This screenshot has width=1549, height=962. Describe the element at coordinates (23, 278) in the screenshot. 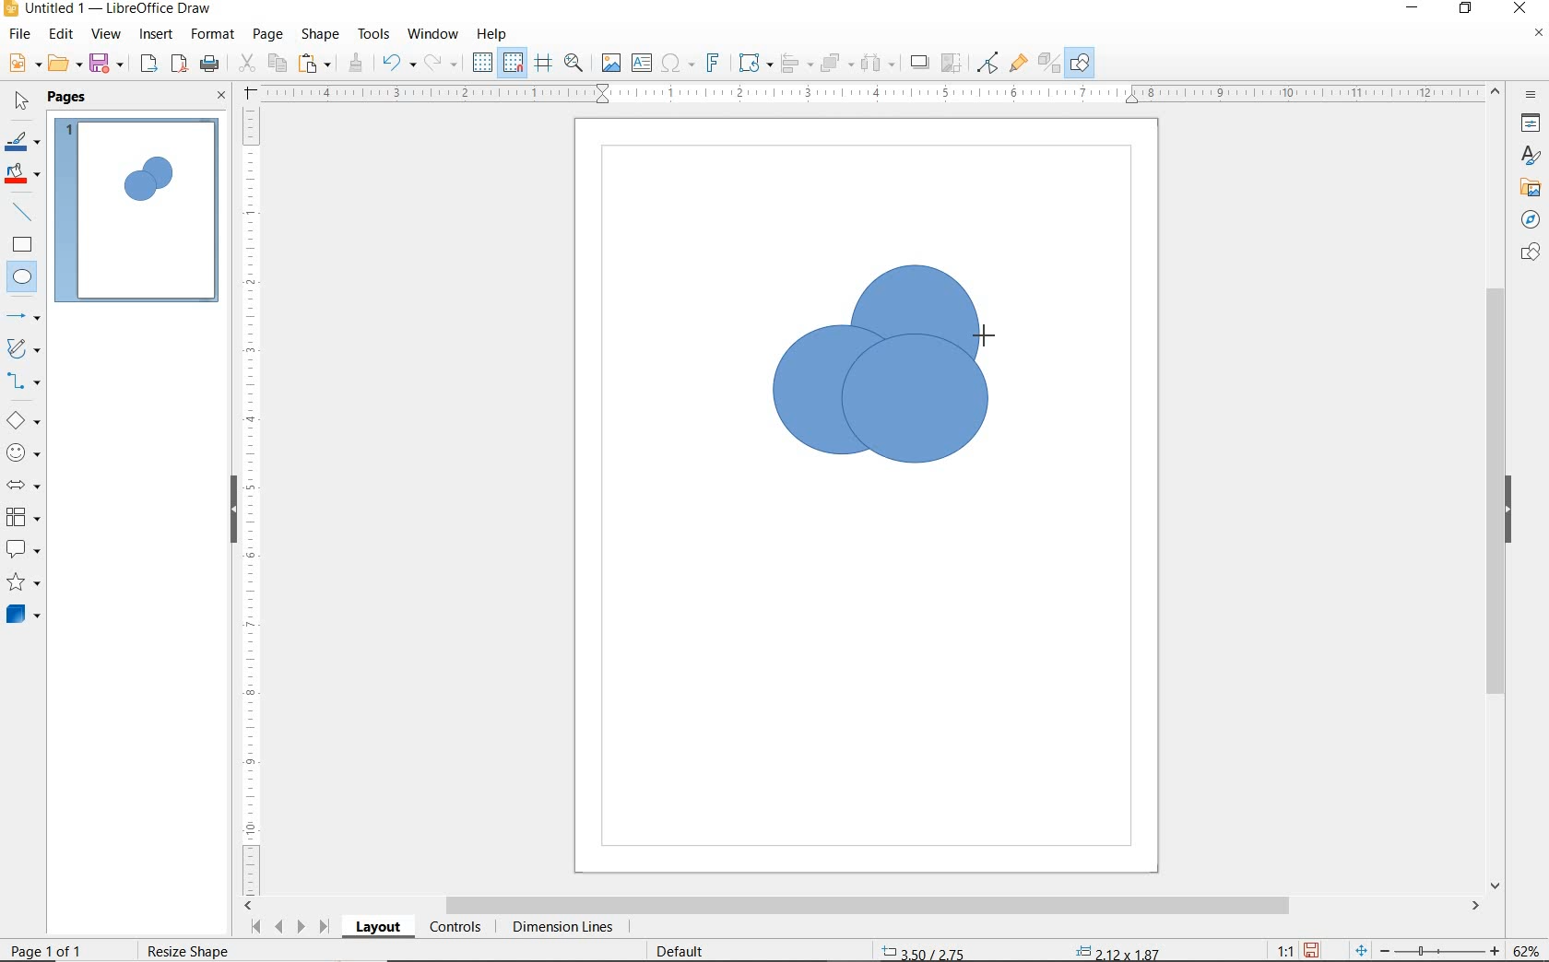

I see `ELLIPSE` at that location.